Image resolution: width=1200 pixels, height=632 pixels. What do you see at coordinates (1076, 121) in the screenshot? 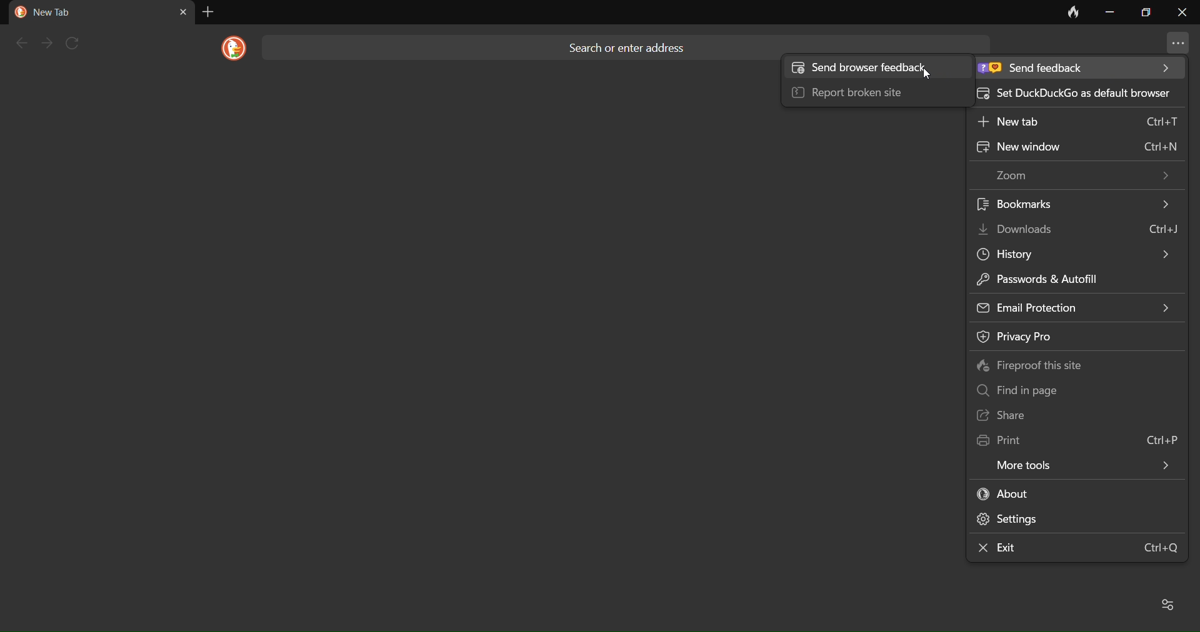
I see `new tab` at bounding box center [1076, 121].